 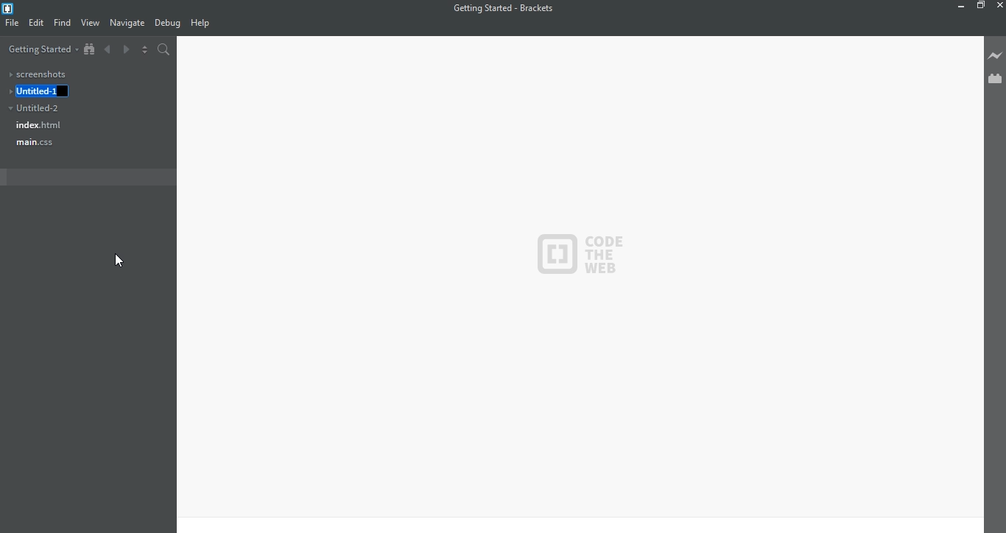 What do you see at coordinates (108, 50) in the screenshot?
I see `backward` at bounding box center [108, 50].